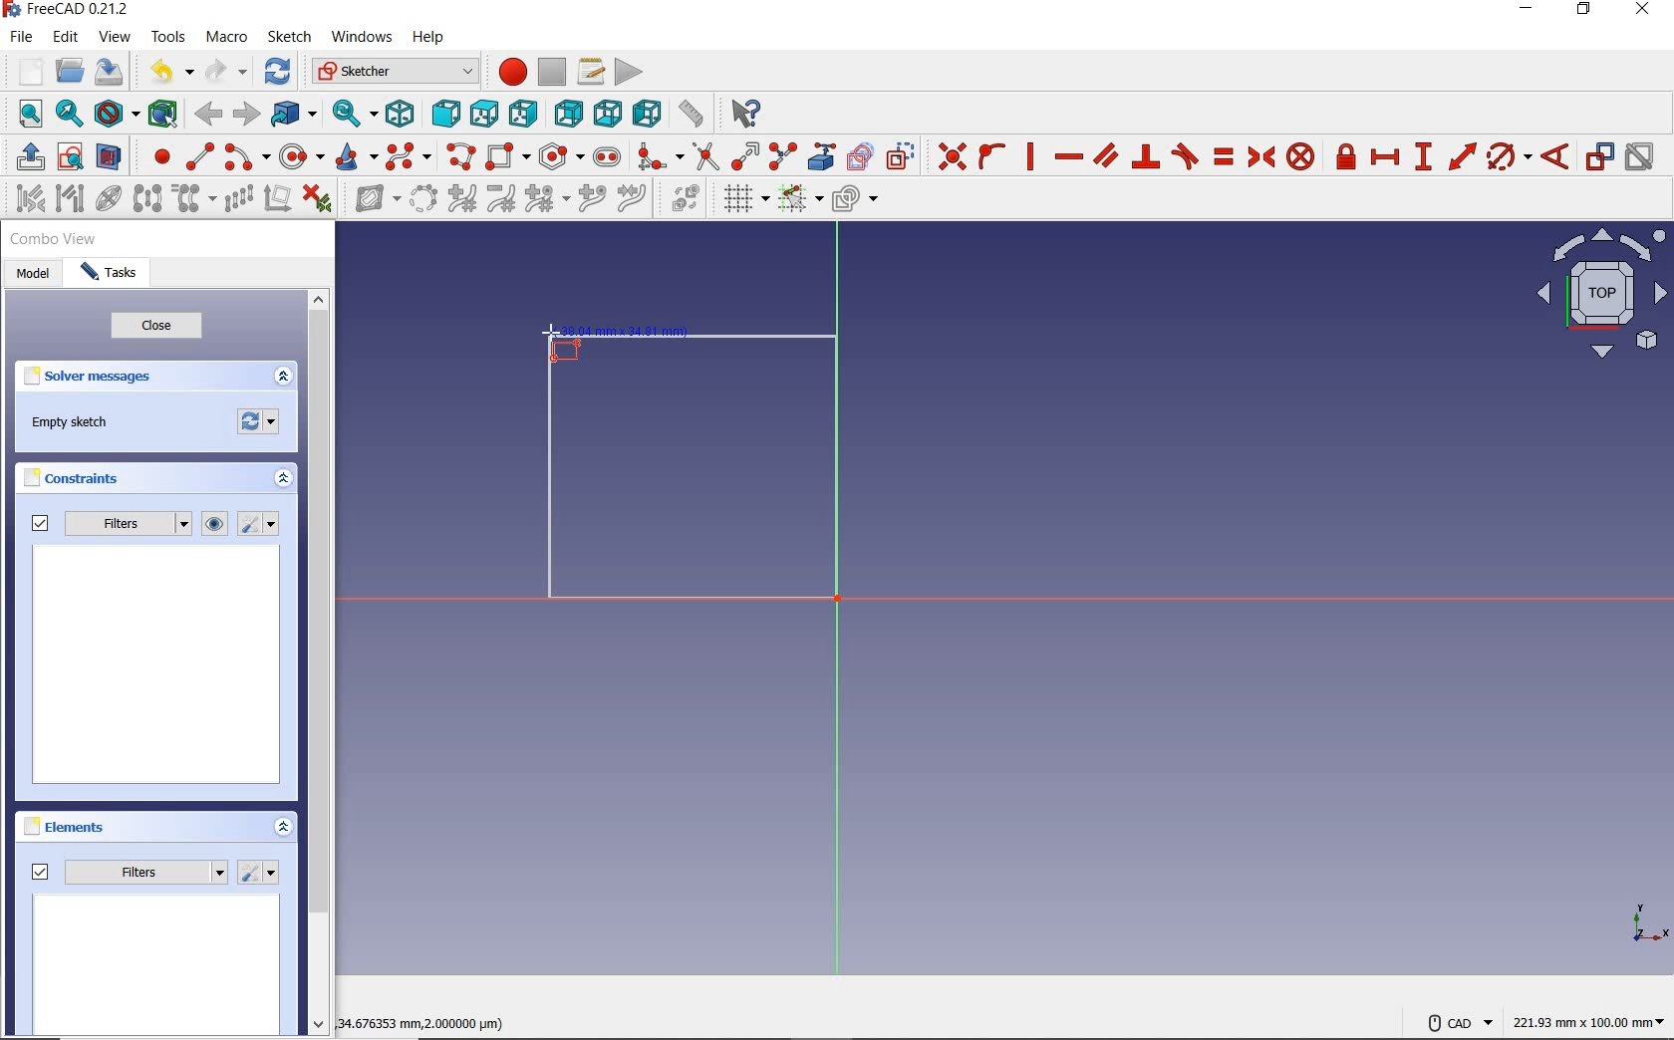 The height and width of the screenshot is (1040, 1674). What do you see at coordinates (589, 200) in the screenshot?
I see `increase B-Spline degree` at bounding box center [589, 200].